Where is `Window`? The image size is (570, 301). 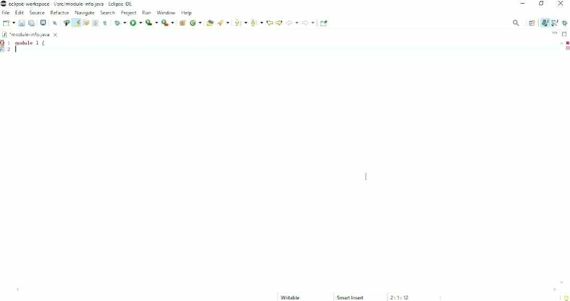
Window is located at coordinates (167, 12).